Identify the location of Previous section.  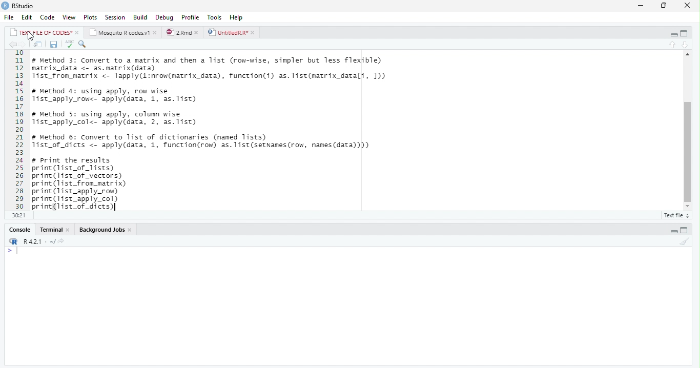
(685, 45).